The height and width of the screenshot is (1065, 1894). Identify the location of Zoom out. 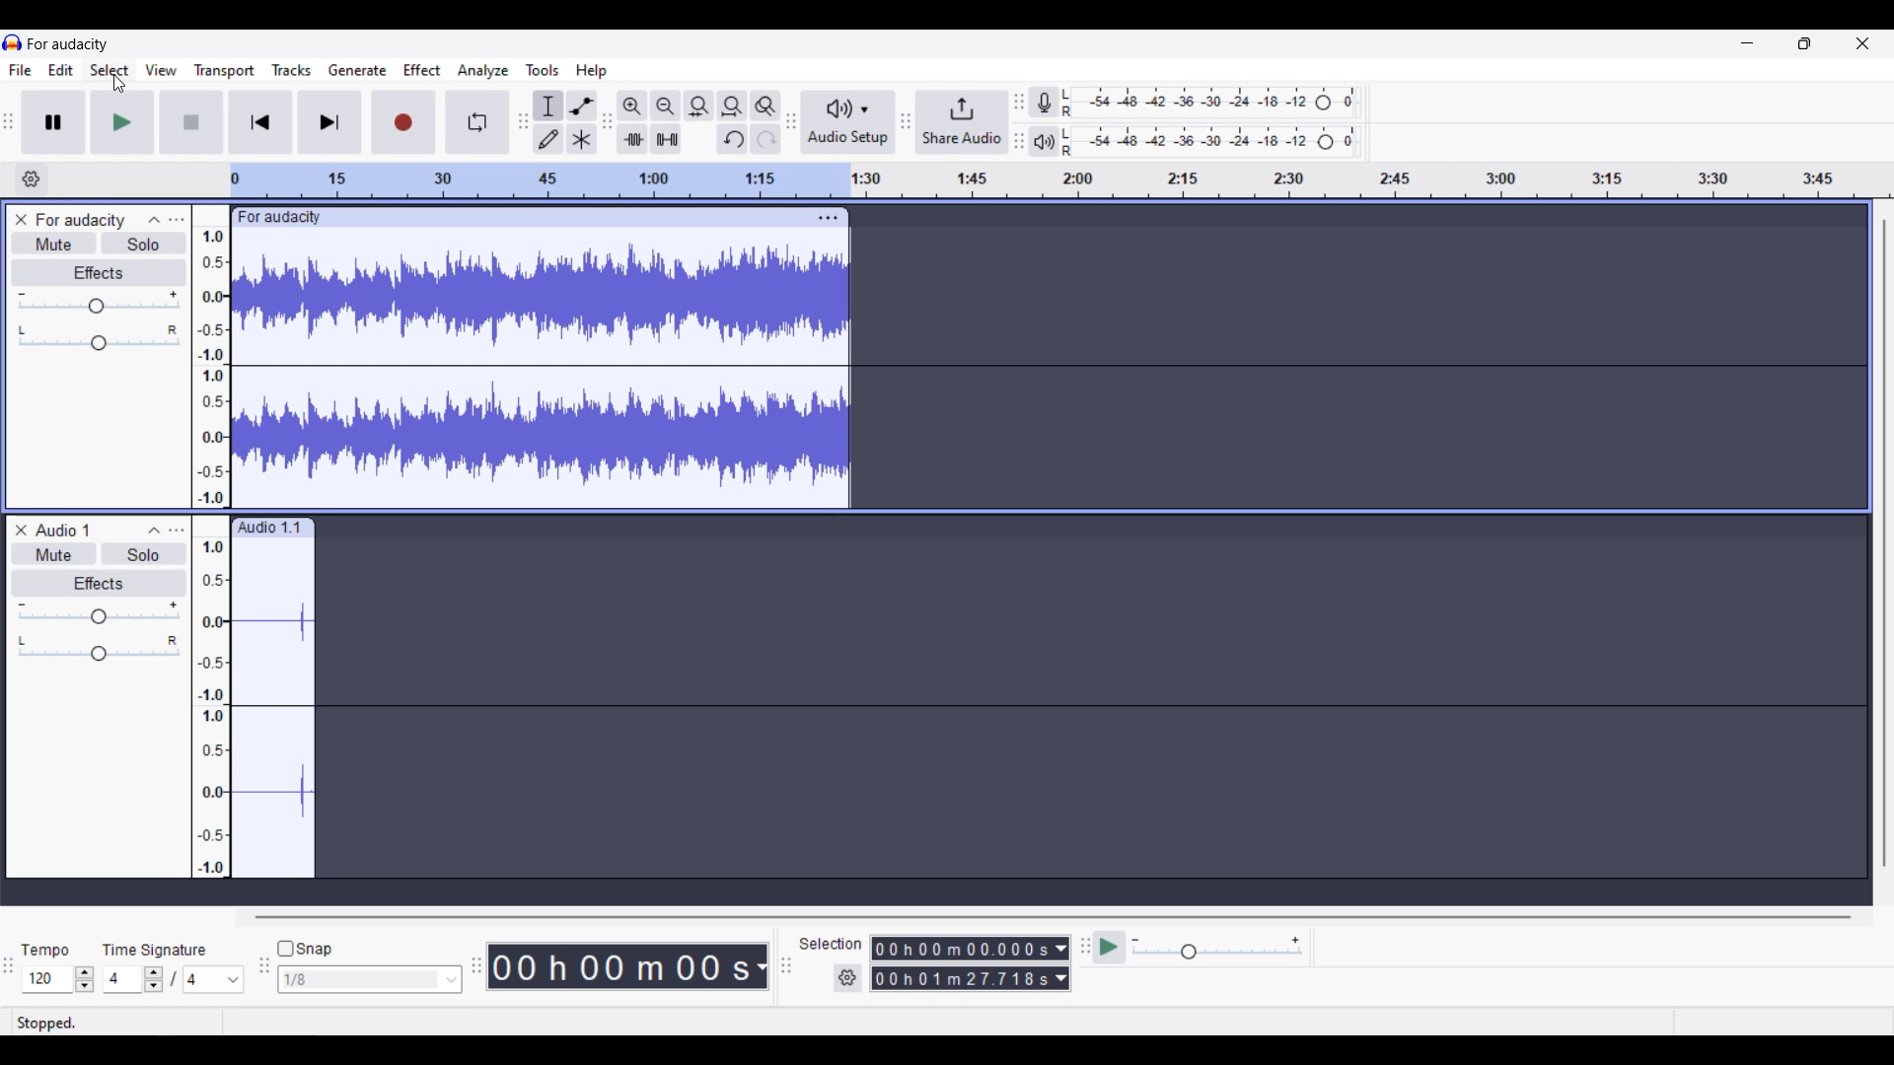
(665, 106).